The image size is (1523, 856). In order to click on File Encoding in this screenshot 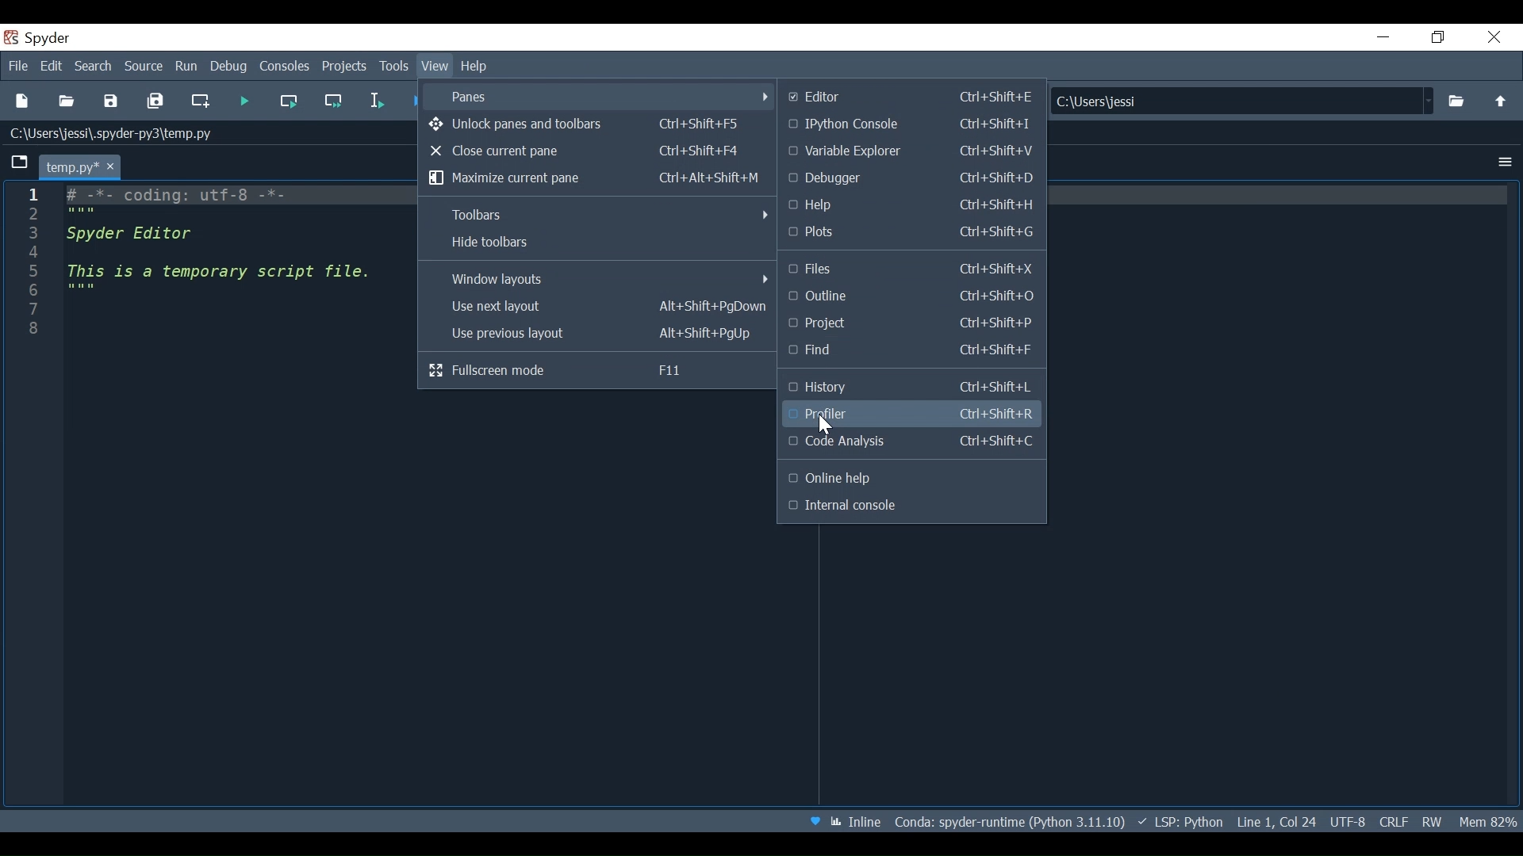, I will do `click(1348, 821)`.